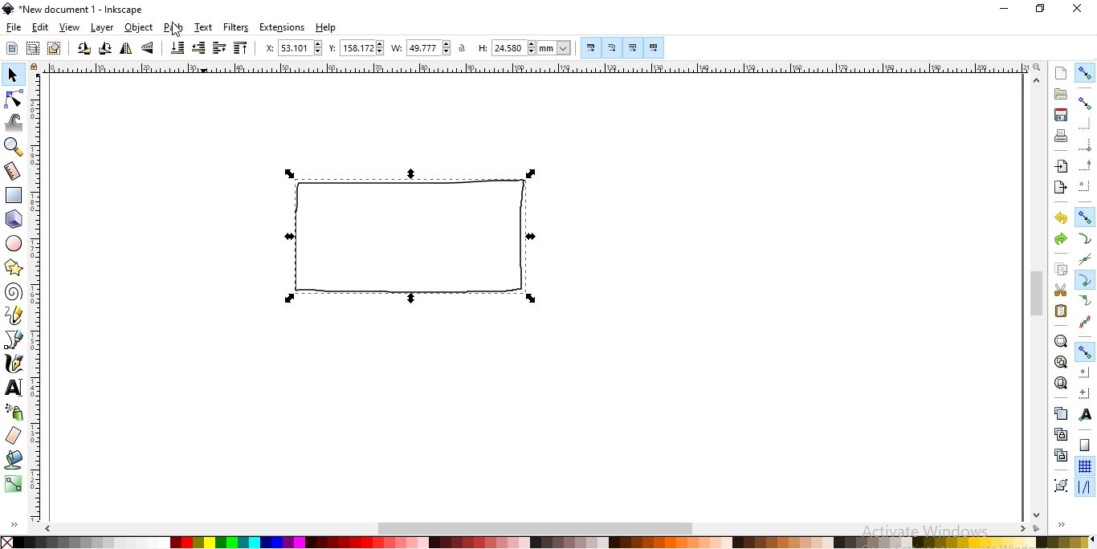  Describe the element at coordinates (14, 292) in the screenshot. I see `create spirals` at that location.